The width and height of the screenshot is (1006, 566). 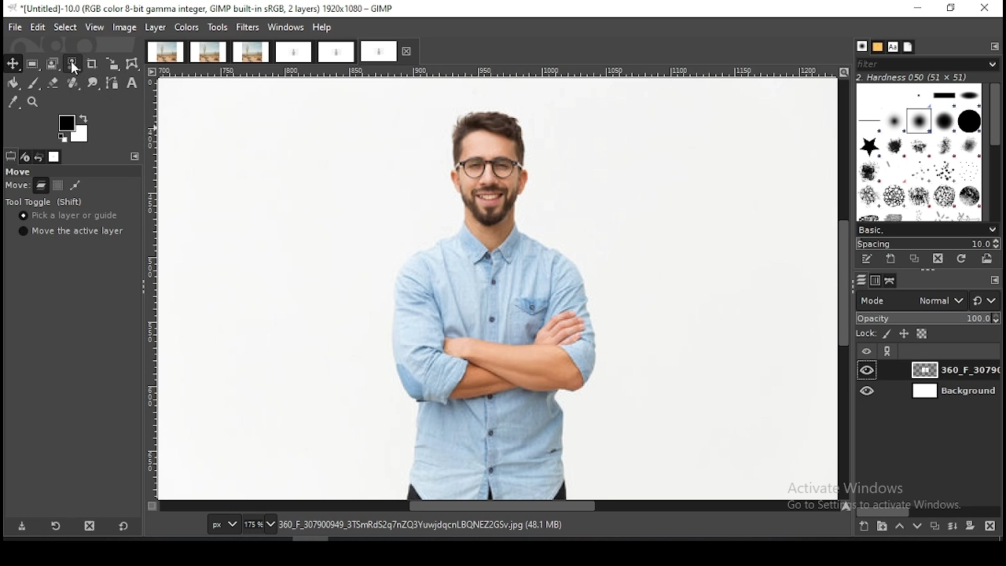 I want to click on layer visibility on/off, so click(x=868, y=391).